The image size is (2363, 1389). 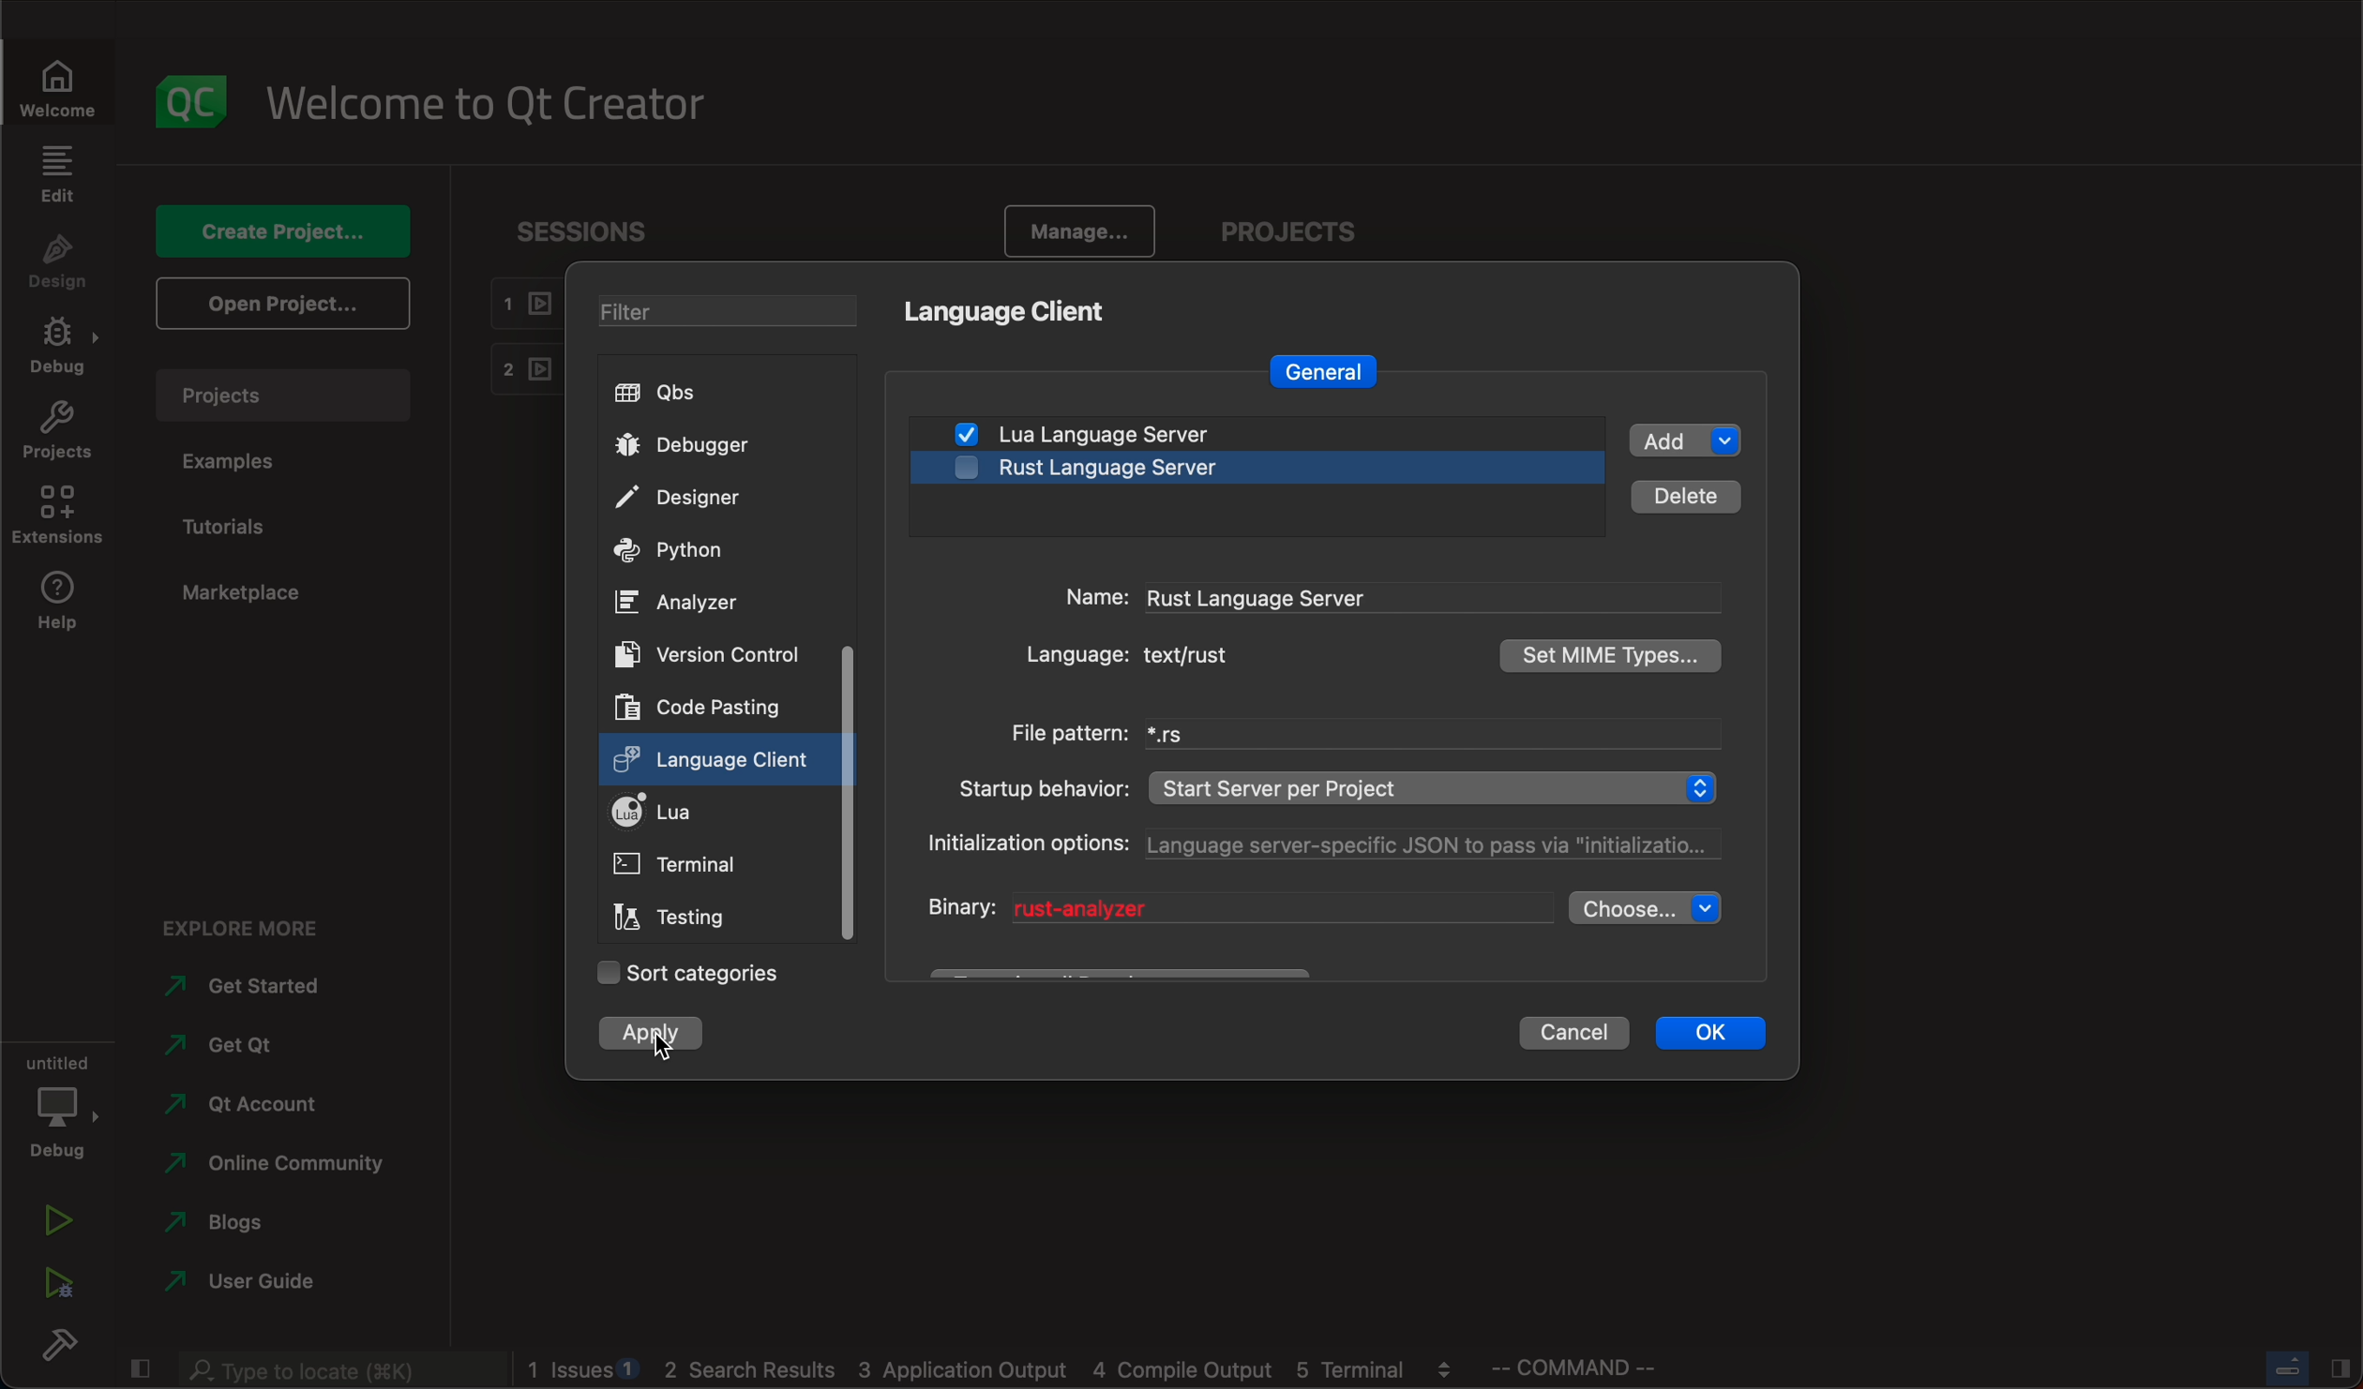 I want to click on types, so click(x=1615, y=654).